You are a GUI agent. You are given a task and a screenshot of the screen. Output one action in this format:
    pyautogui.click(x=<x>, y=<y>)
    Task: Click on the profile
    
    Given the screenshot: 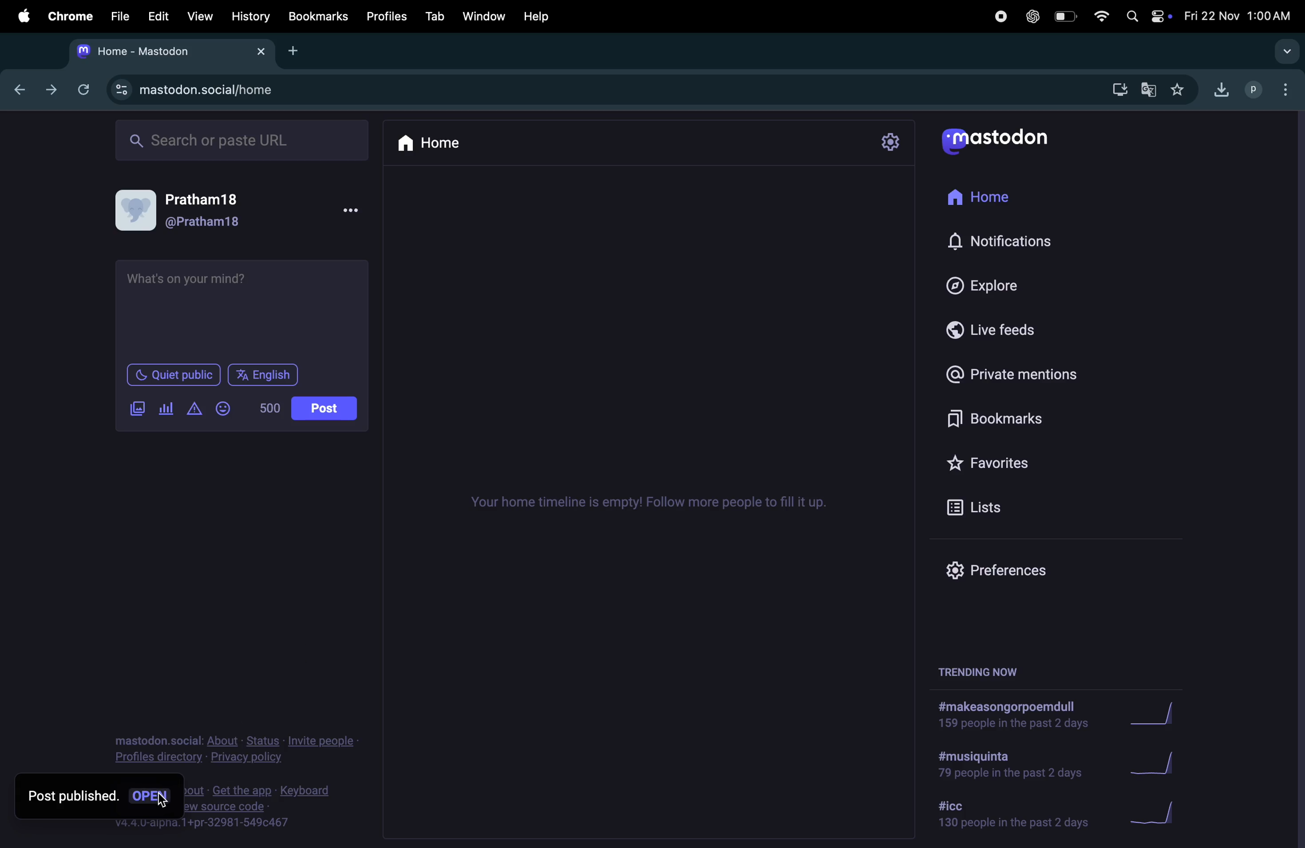 What is the action you would take?
    pyautogui.click(x=1248, y=90)
    